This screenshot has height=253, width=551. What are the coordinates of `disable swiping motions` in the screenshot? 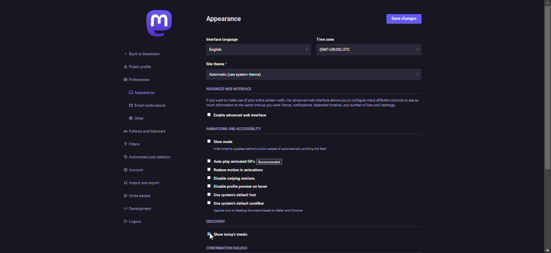 It's located at (236, 178).